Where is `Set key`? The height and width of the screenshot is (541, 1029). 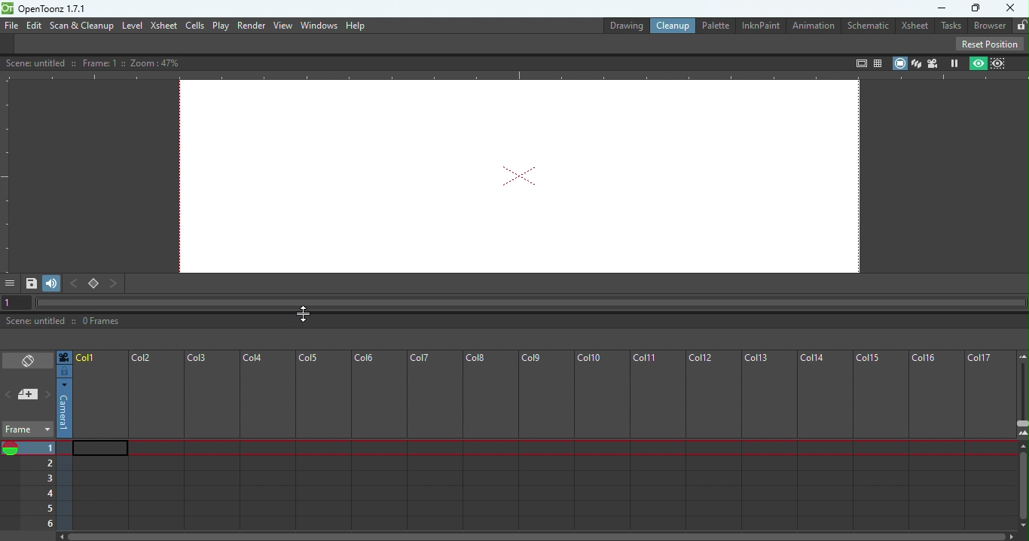
Set key is located at coordinates (93, 284).